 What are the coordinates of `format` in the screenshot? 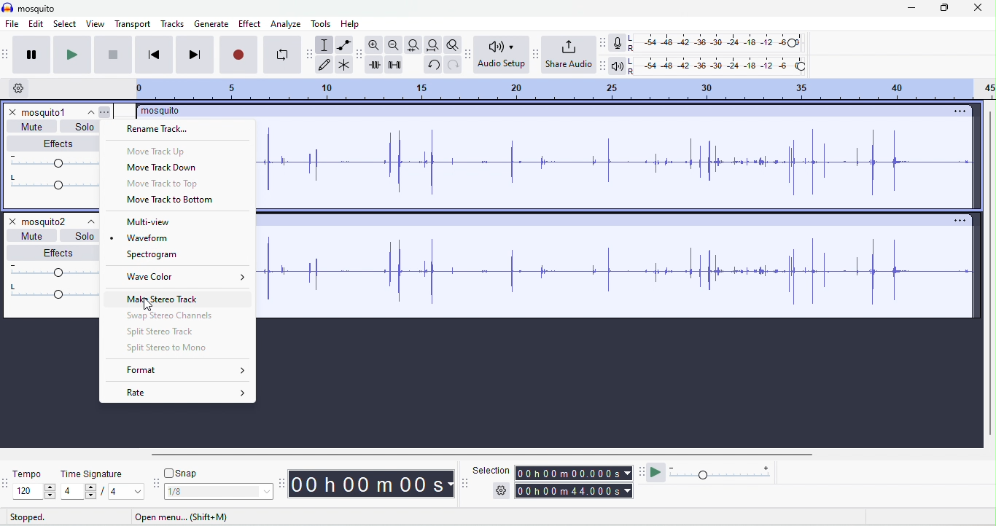 It's located at (181, 372).